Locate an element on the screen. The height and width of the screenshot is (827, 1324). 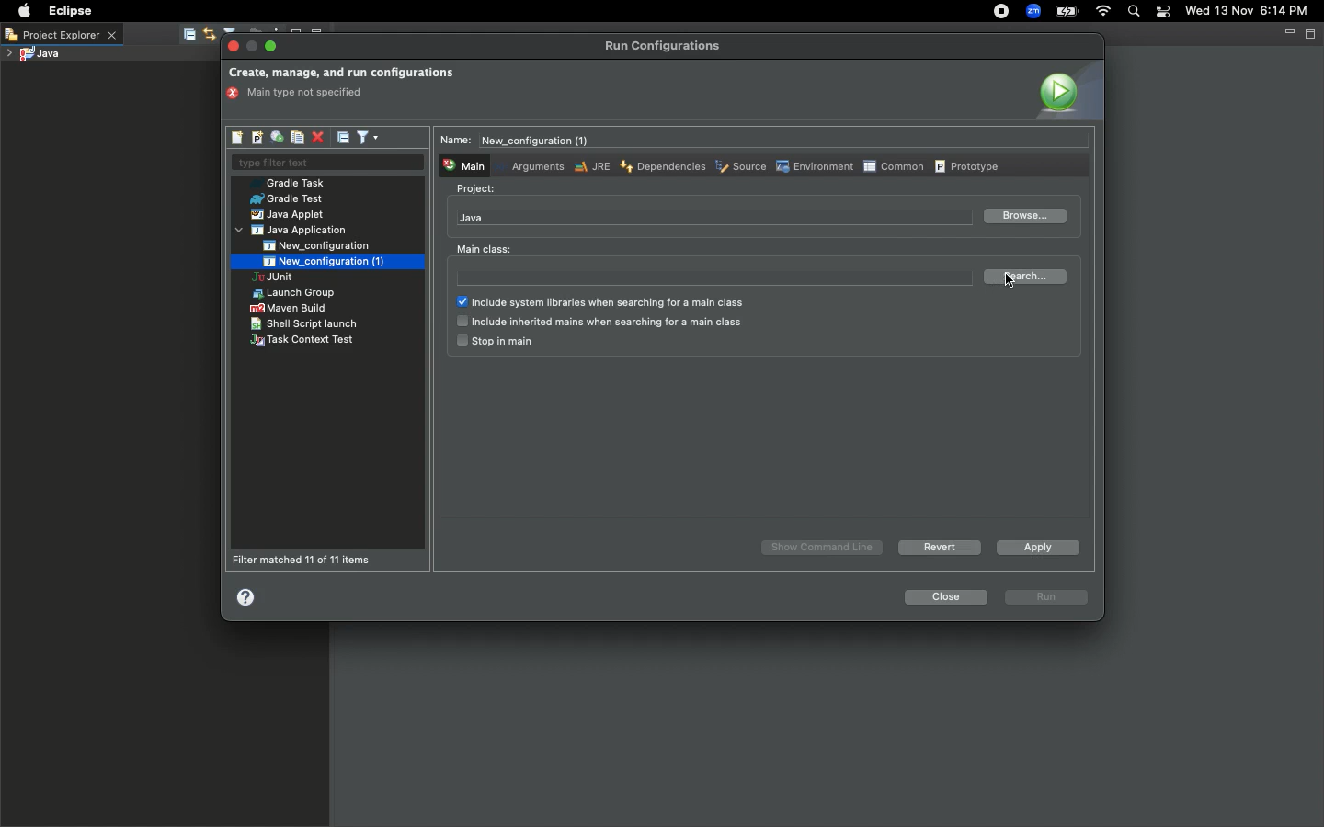
Project is located at coordinates (476, 189).